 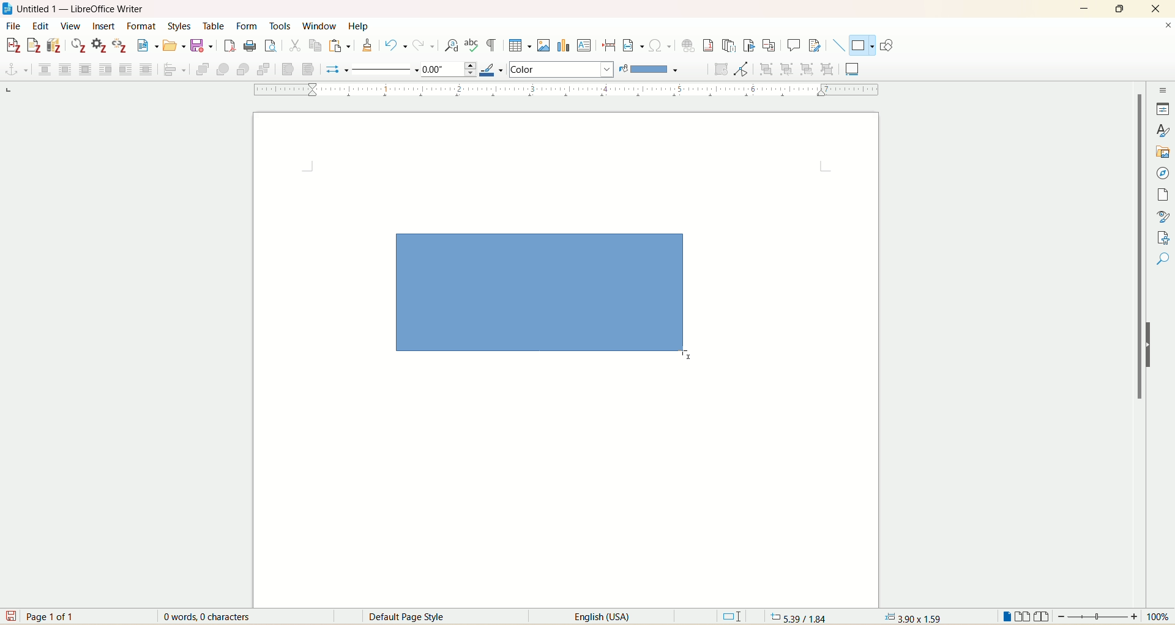 What do you see at coordinates (815, 45) in the screenshot?
I see `track changes` at bounding box center [815, 45].